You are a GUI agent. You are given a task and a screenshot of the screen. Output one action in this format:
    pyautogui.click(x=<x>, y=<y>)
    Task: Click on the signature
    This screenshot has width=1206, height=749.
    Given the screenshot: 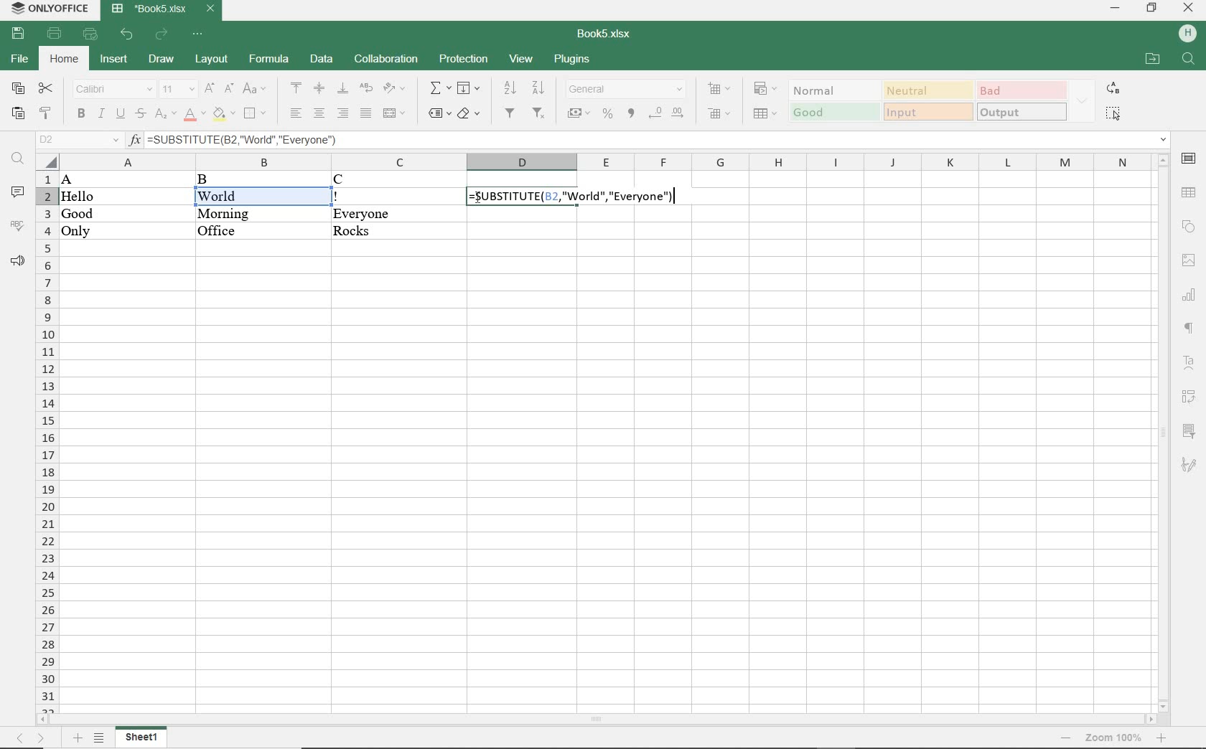 What is the action you would take?
    pyautogui.click(x=1190, y=462)
    